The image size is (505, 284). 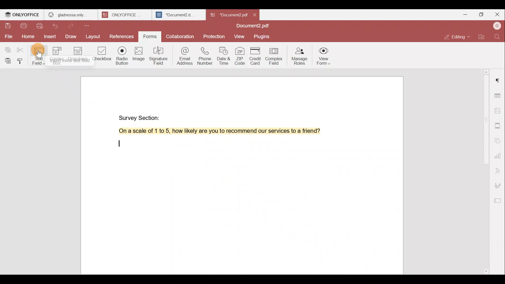 What do you see at coordinates (255, 15) in the screenshot?
I see `close` at bounding box center [255, 15].